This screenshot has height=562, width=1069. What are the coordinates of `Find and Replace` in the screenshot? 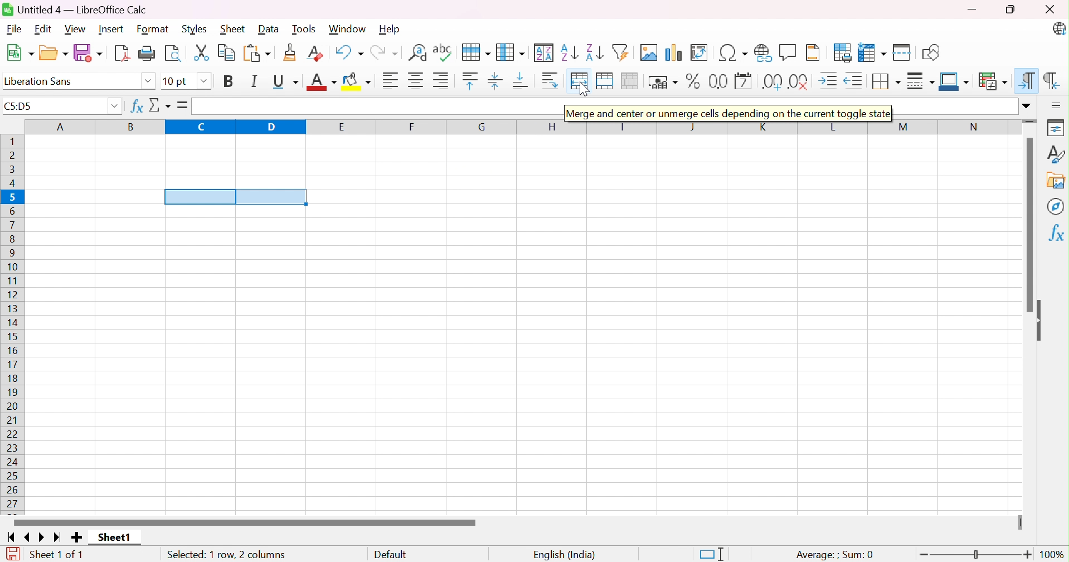 It's located at (418, 52).